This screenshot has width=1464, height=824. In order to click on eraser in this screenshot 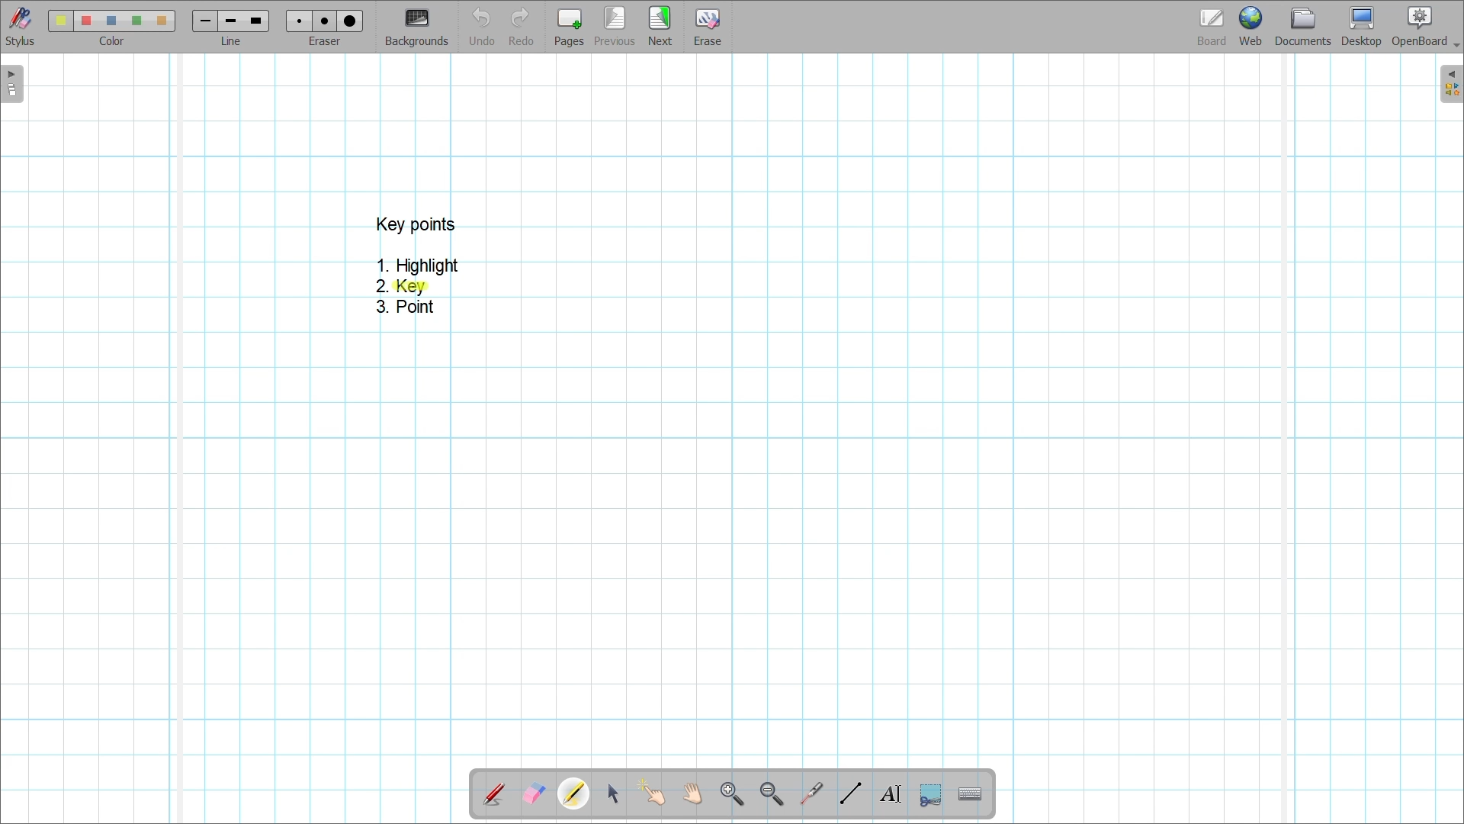, I will do `click(328, 42)`.